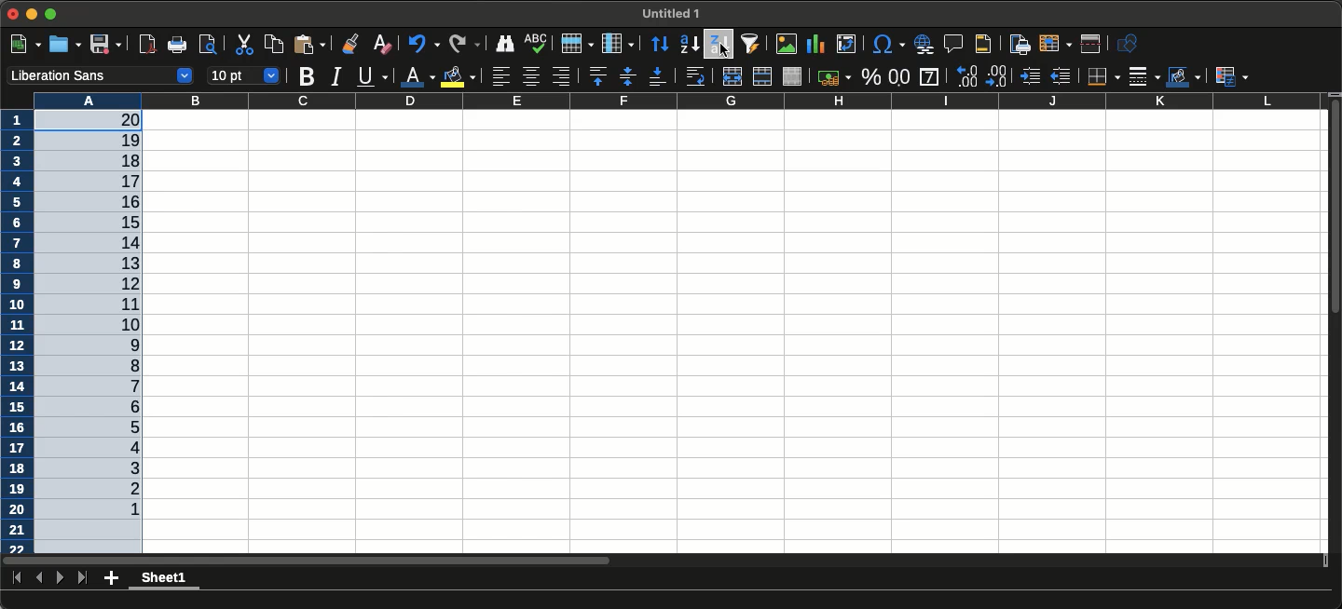 This screenshot has height=609, width=1342. Describe the element at coordinates (924, 44) in the screenshot. I see `Insert hyperlink` at that location.